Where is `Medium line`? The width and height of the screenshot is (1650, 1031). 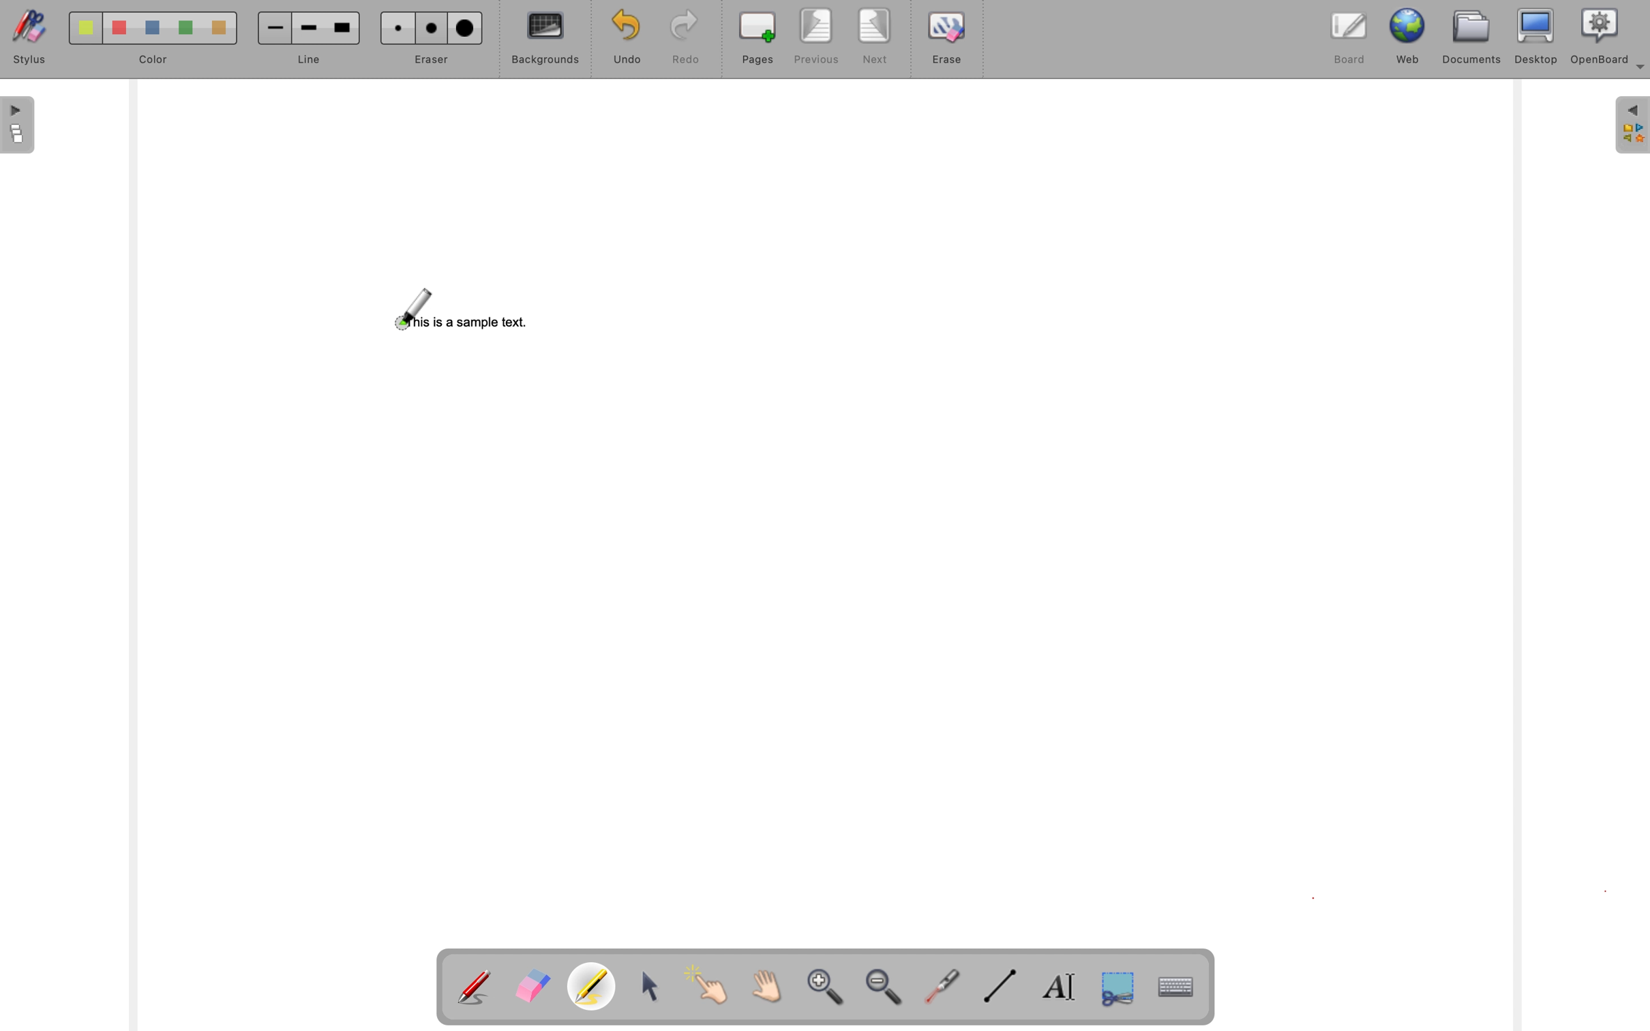 Medium line is located at coordinates (310, 29).